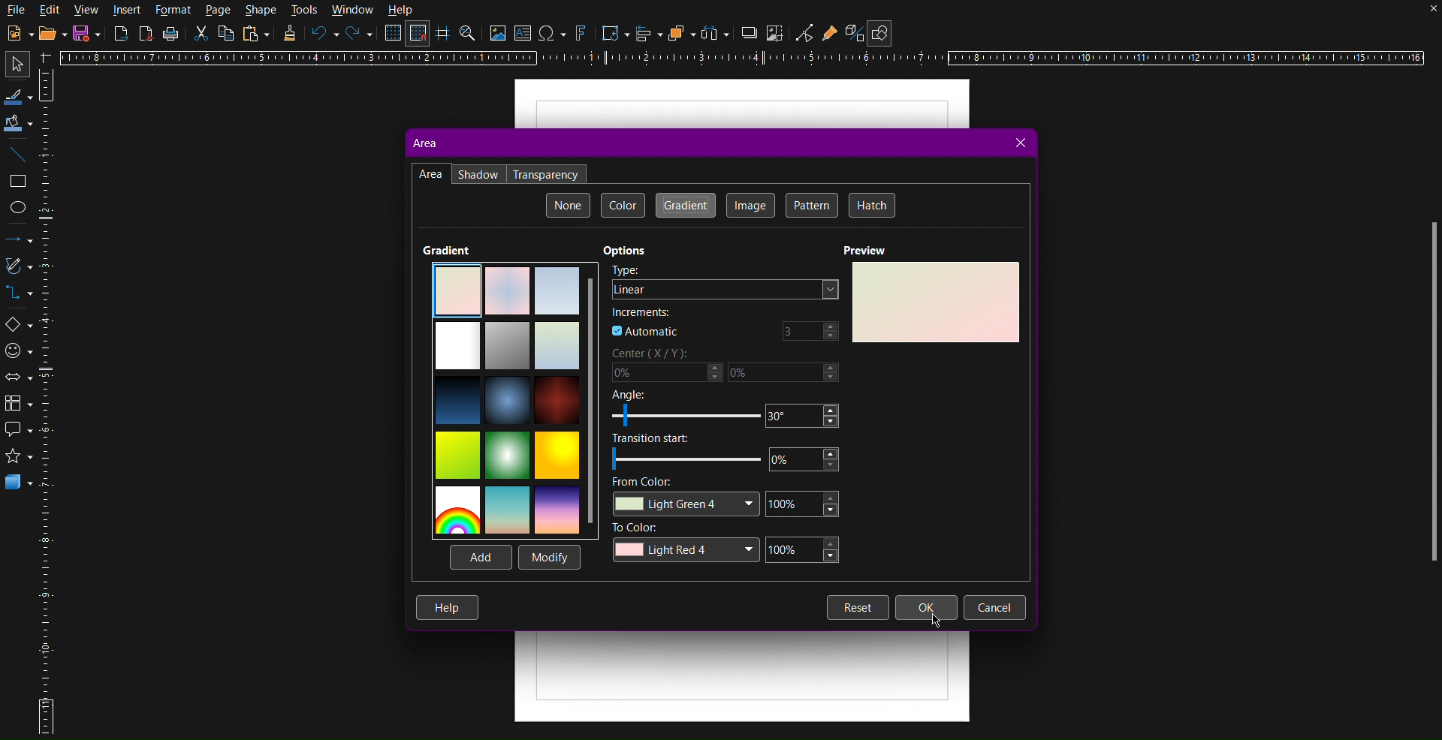  What do you see at coordinates (936, 303) in the screenshot?
I see `Preview Color` at bounding box center [936, 303].